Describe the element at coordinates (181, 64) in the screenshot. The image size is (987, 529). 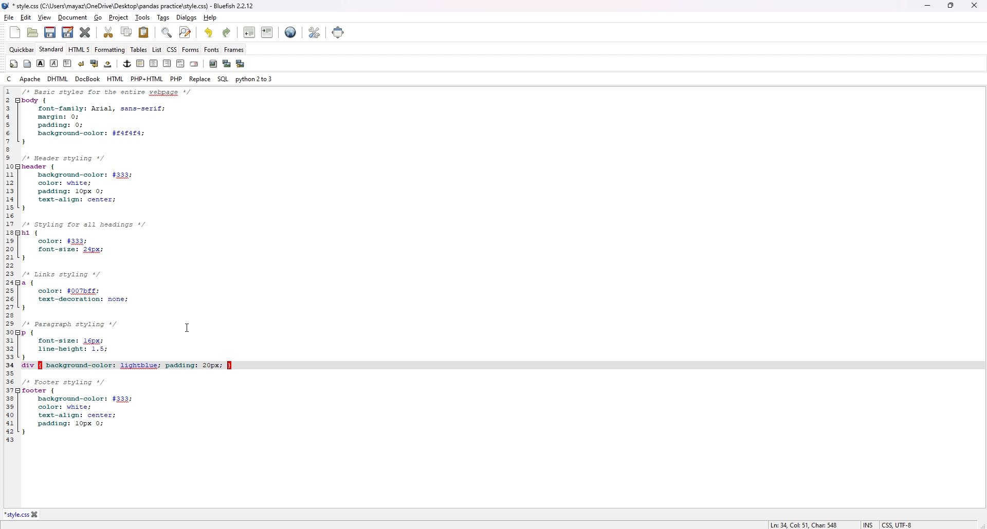
I see `html comment` at that location.